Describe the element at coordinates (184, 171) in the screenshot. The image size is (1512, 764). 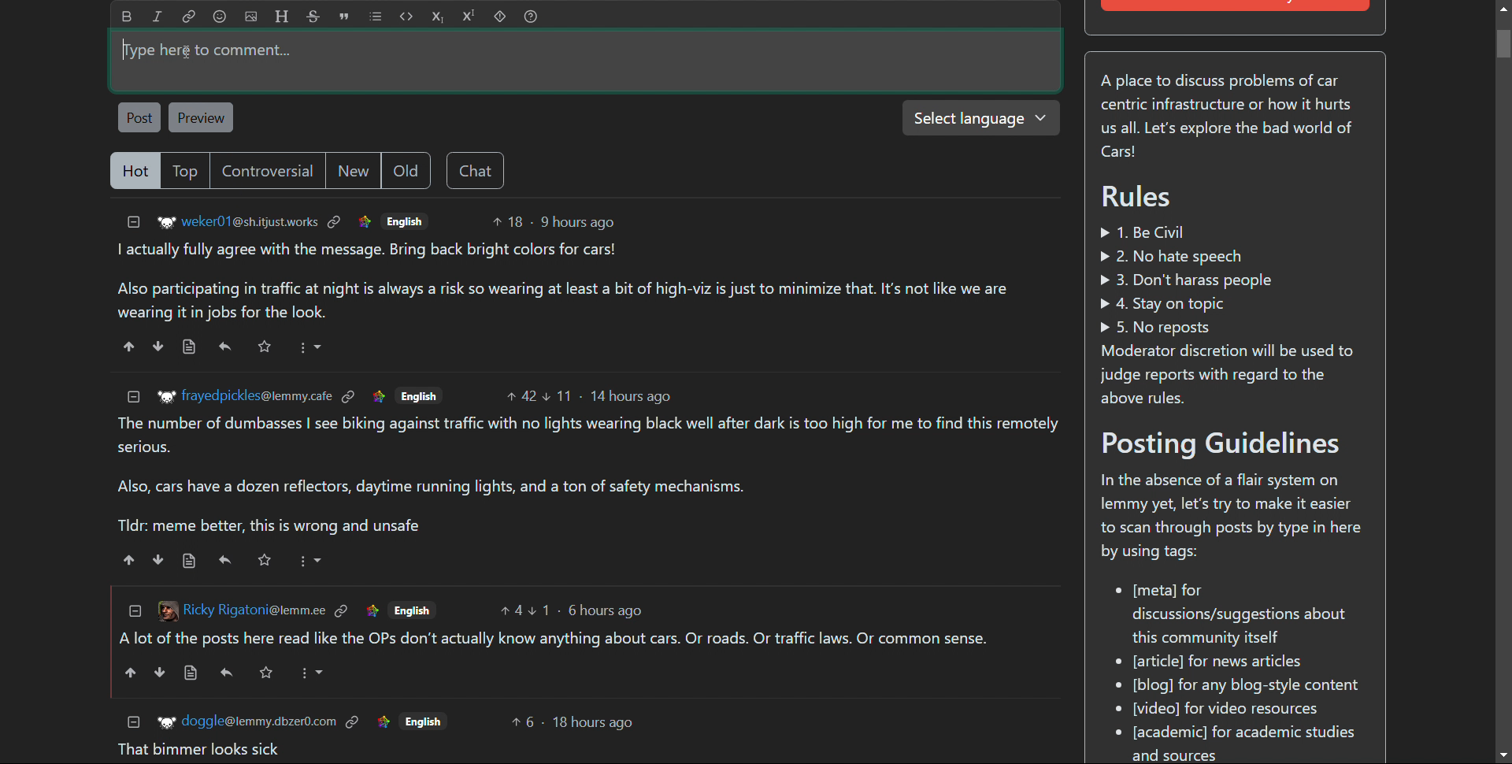
I see `top` at that location.